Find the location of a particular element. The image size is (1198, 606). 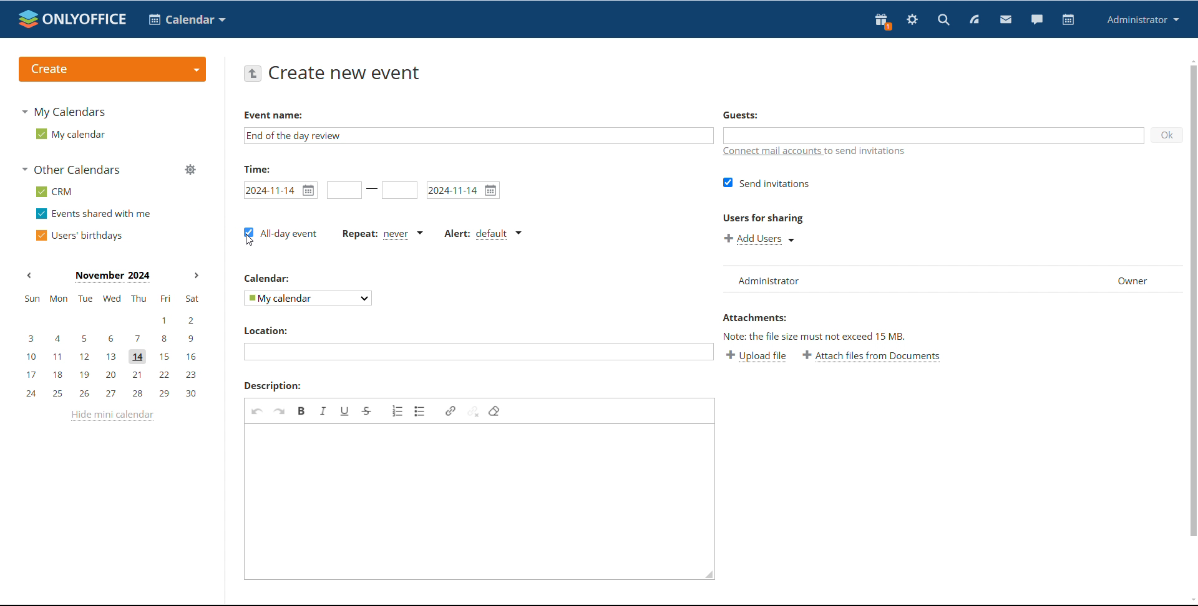

create new event is located at coordinates (348, 73).